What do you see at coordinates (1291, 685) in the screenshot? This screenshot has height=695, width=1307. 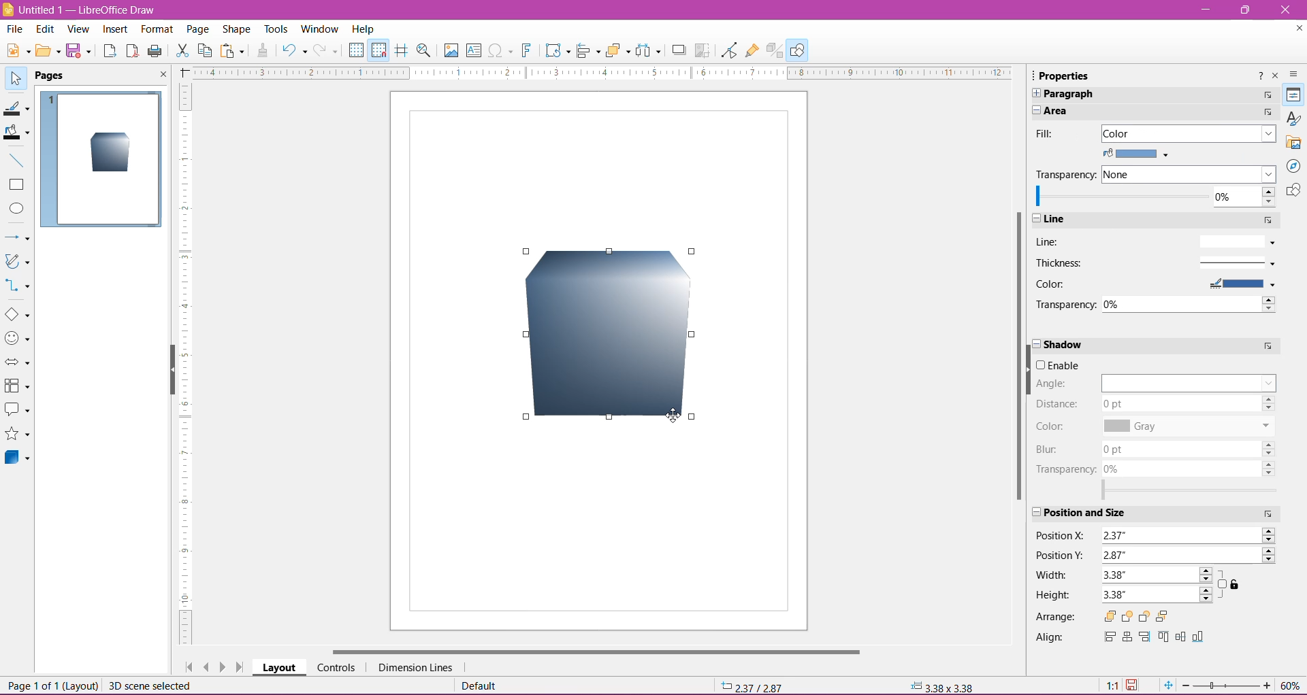 I see `Zoom Factor` at bounding box center [1291, 685].